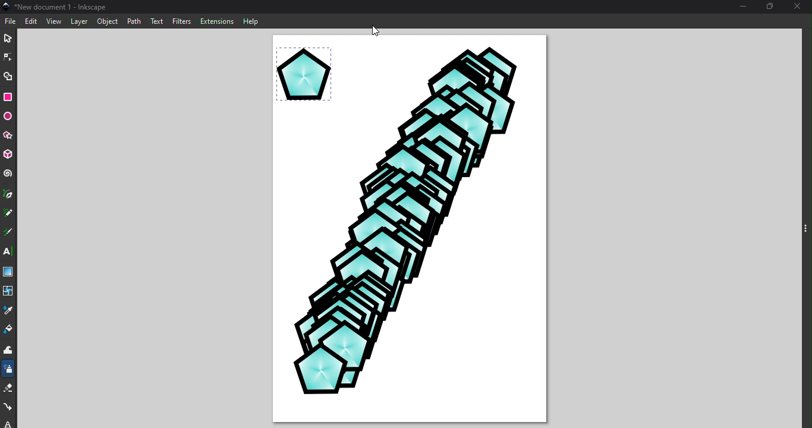 This screenshot has height=428, width=812. Describe the element at coordinates (10, 136) in the screenshot. I see `Star/polygon tool` at that location.